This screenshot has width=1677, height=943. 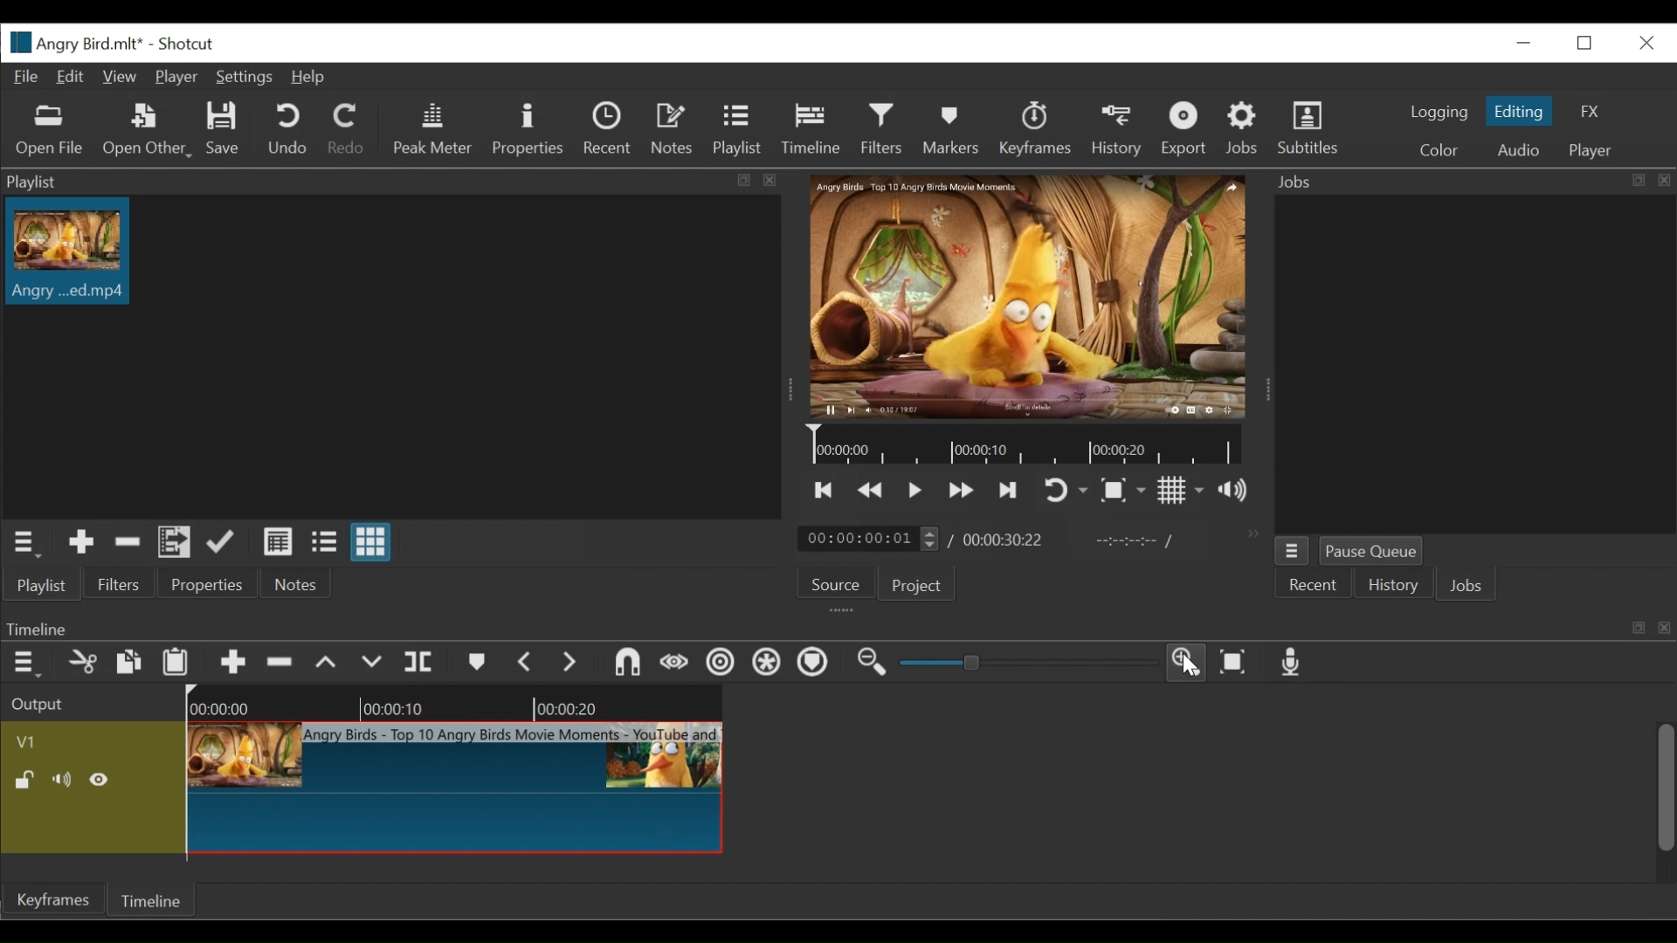 I want to click on View, so click(x=121, y=77).